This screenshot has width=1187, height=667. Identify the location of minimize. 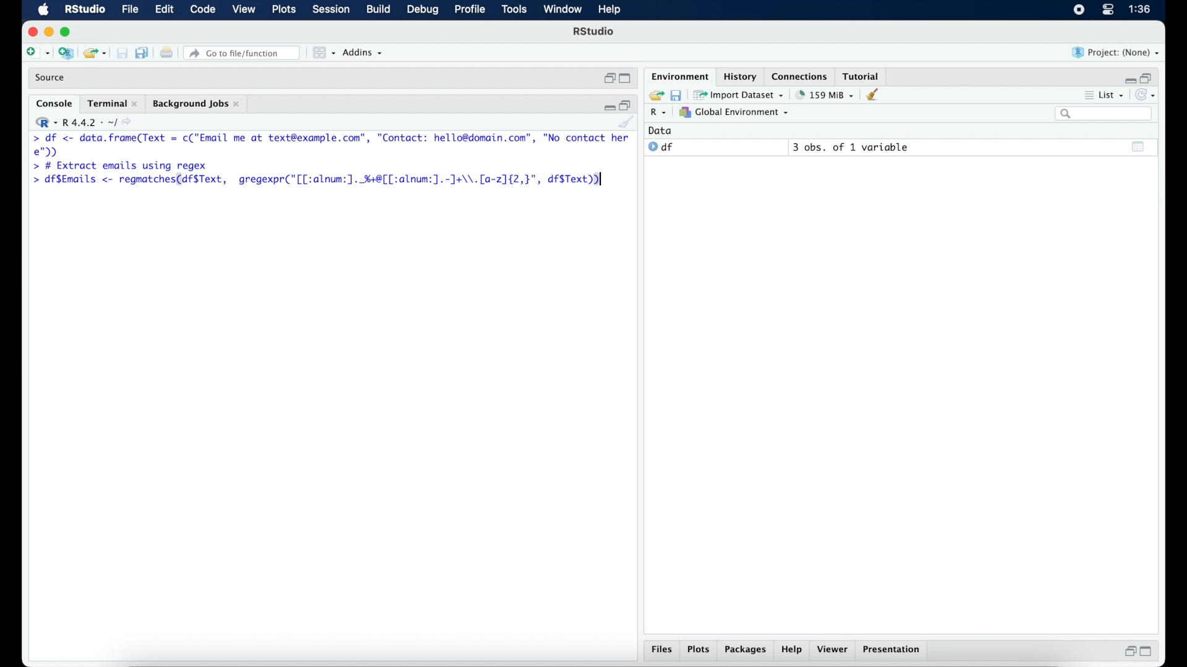
(1130, 78).